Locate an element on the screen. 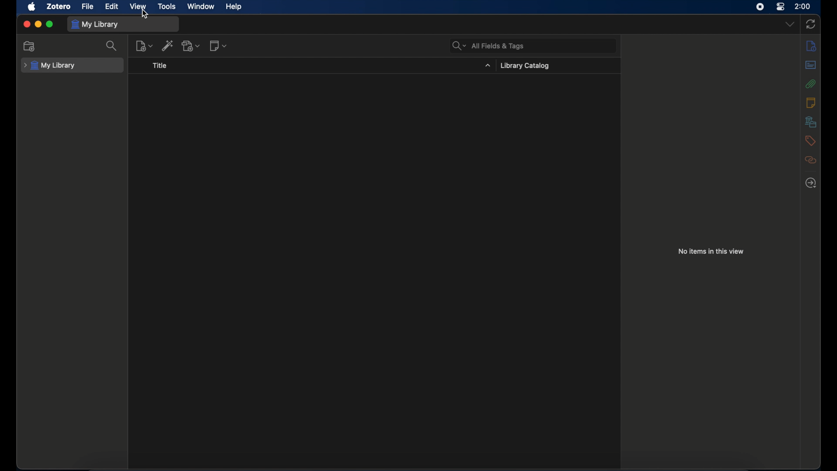 This screenshot has height=471, width=837. dropdown is located at coordinates (487, 66).